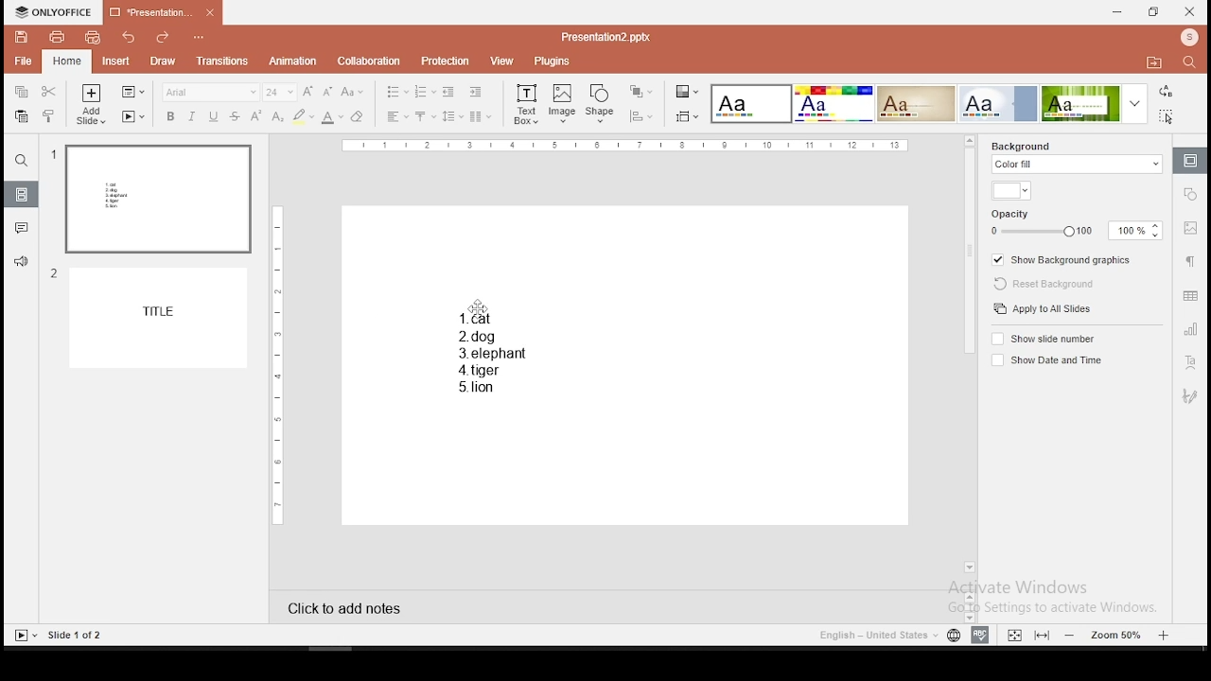 This screenshot has height=681, width=1211. What do you see at coordinates (1154, 12) in the screenshot?
I see `restore` at bounding box center [1154, 12].